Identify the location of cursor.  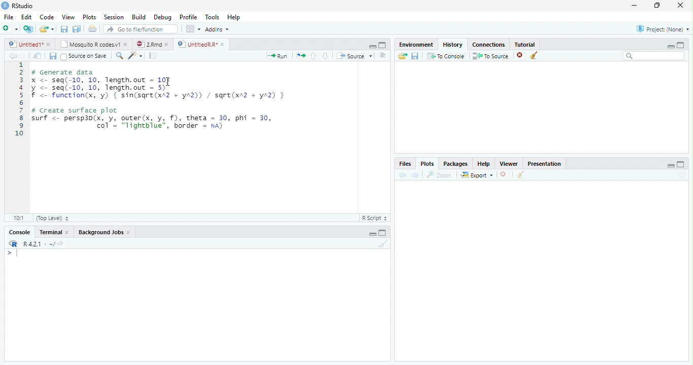
(167, 82).